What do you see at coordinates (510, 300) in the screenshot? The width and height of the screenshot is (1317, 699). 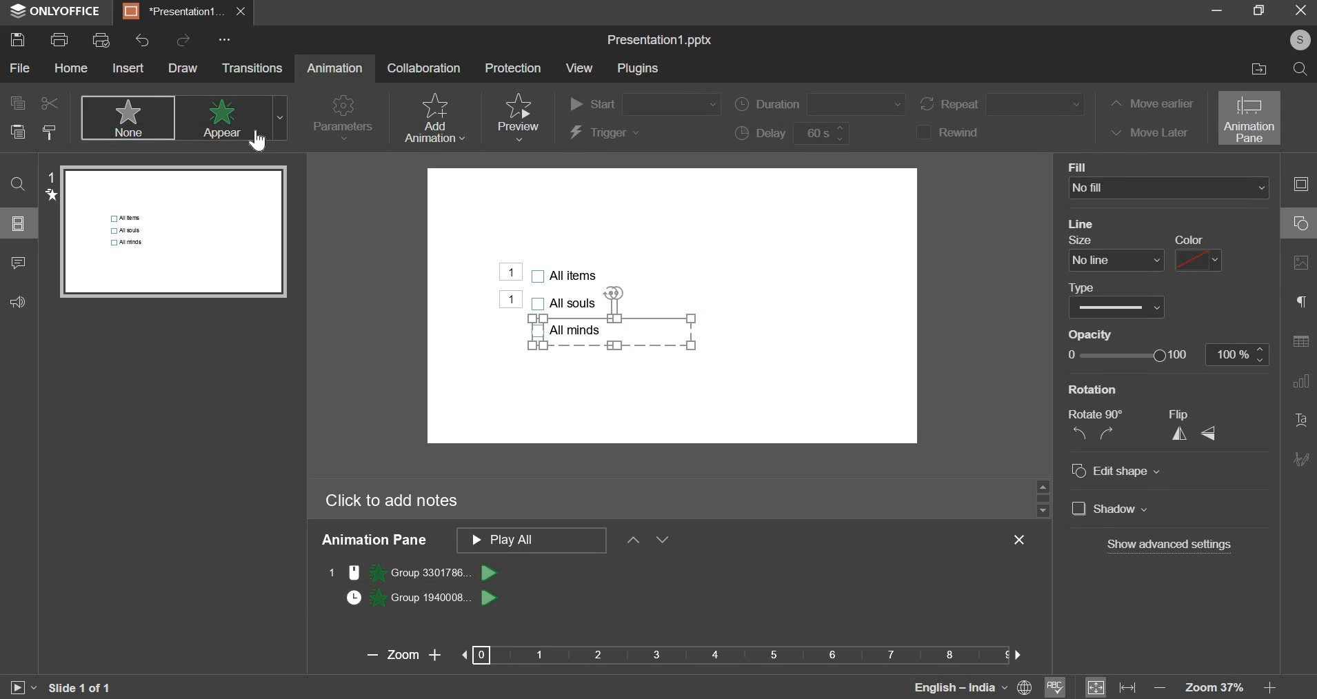 I see `Animation added` at bounding box center [510, 300].